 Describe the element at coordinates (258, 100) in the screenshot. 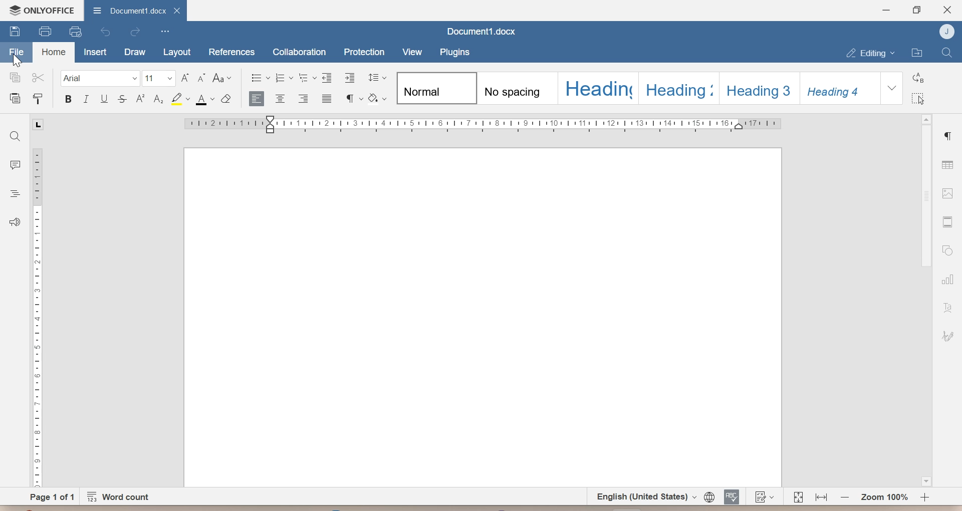

I see `Align left` at that location.